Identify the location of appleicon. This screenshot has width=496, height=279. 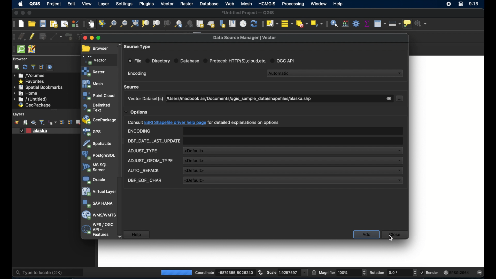
(21, 4).